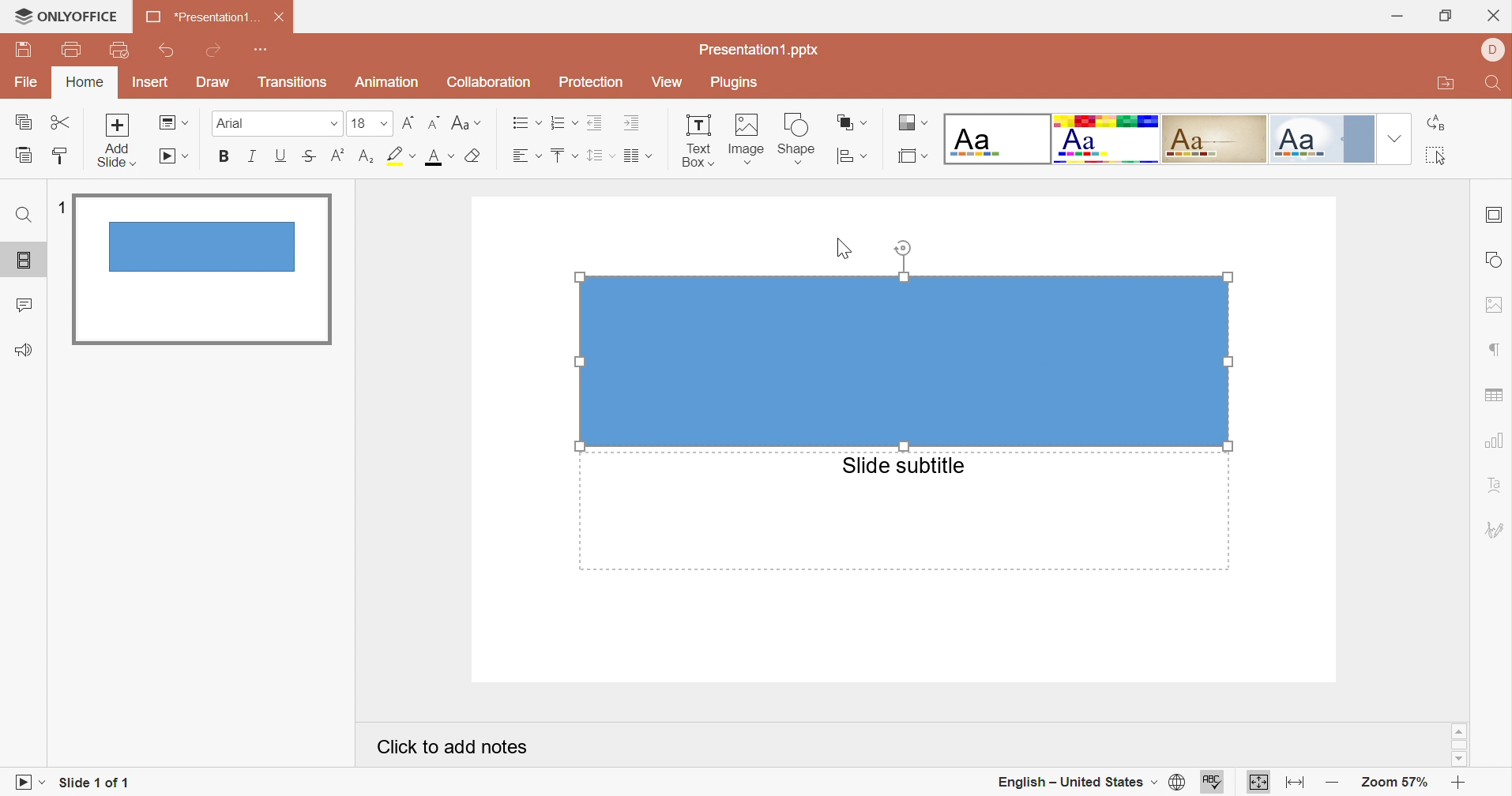  Describe the element at coordinates (1495, 441) in the screenshot. I see `Chart settings` at that location.